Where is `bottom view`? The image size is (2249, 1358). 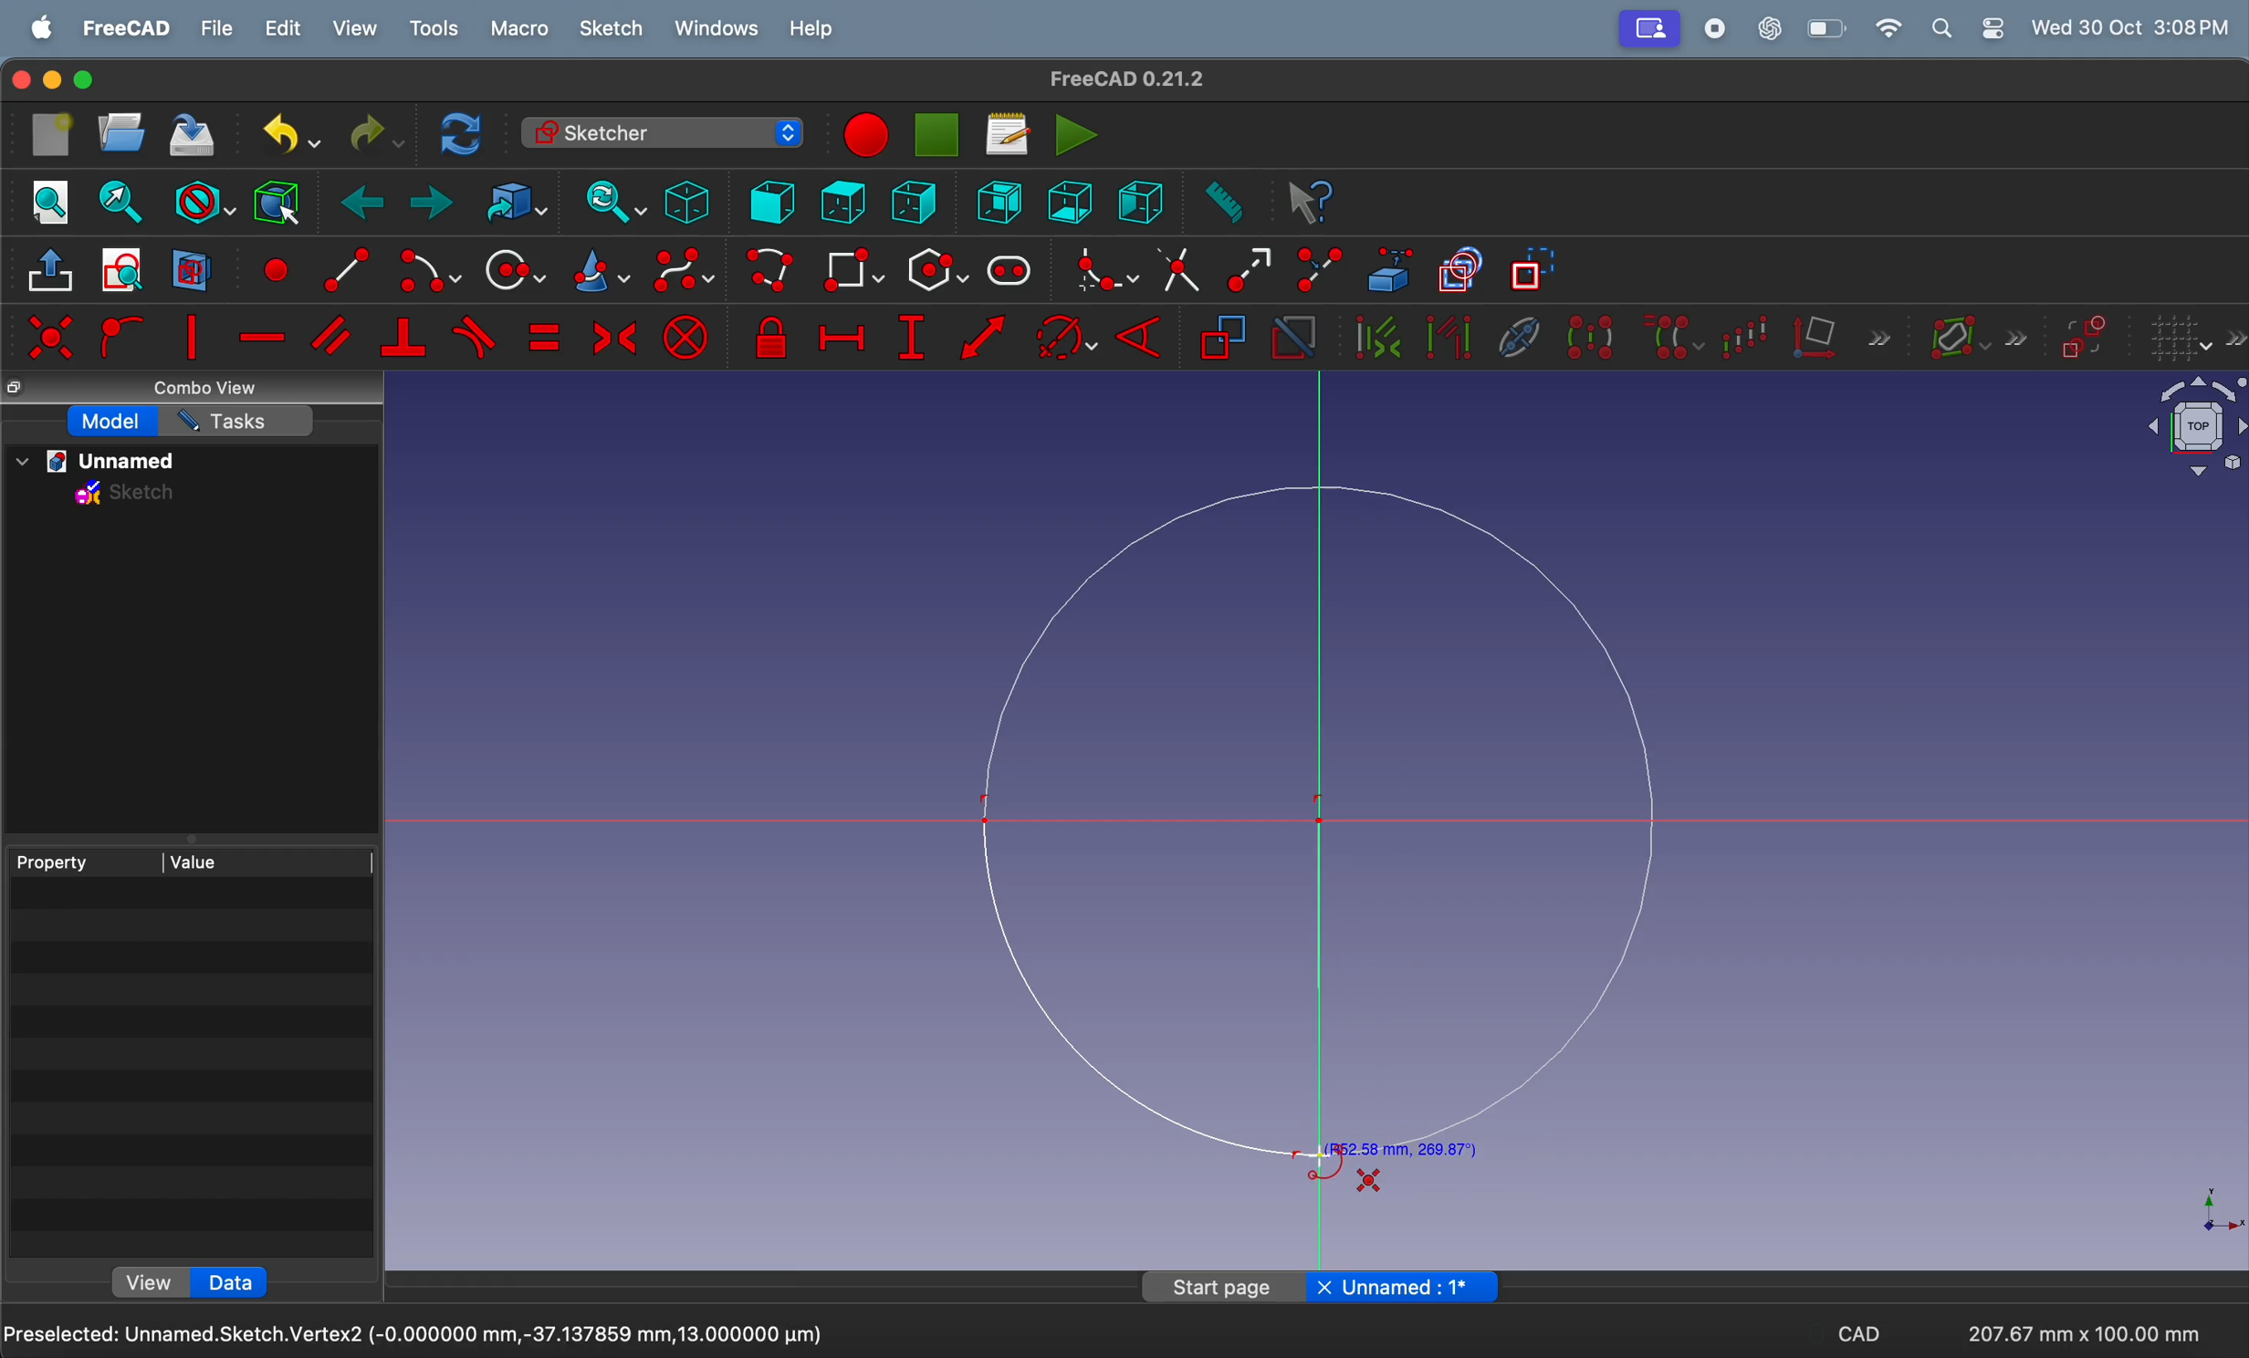
bottom view is located at coordinates (1073, 200).